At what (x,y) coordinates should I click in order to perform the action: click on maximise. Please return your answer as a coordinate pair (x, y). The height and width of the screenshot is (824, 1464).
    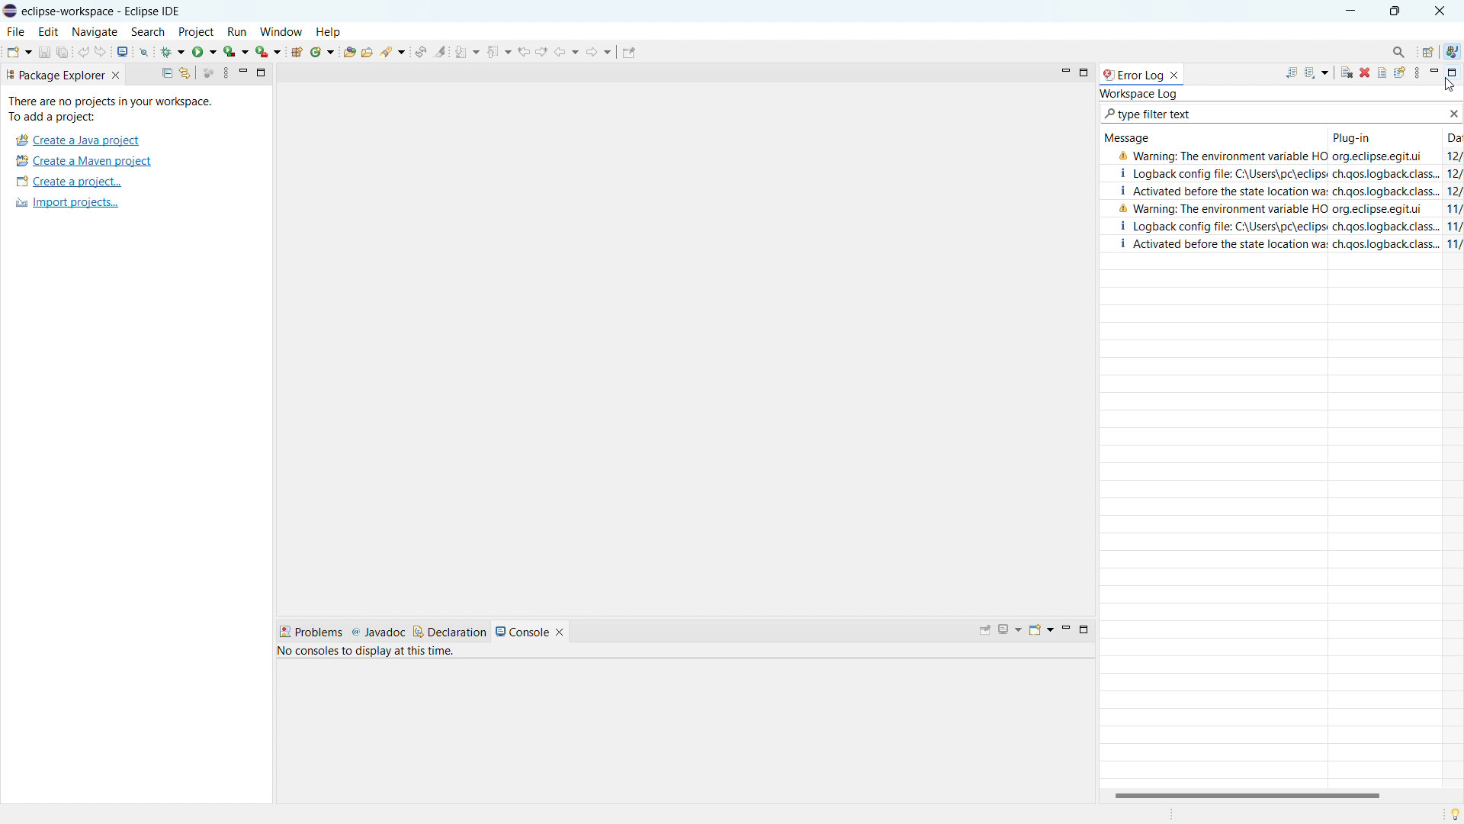
    Looking at the image, I should click on (1395, 11).